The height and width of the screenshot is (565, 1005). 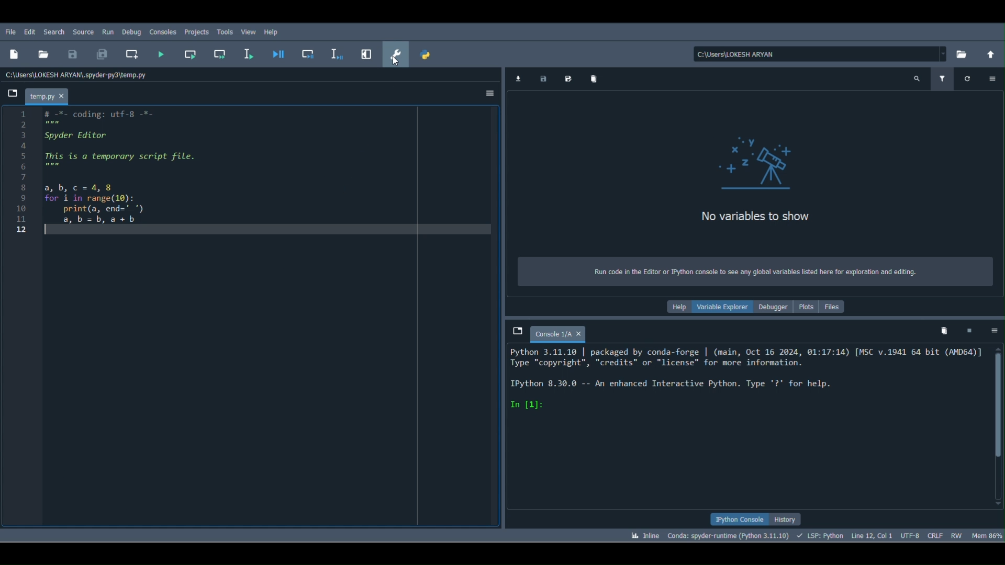 What do you see at coordinates (282, 54) in the screenshot?
I see `Debug file ( Ctrl + F5)` at bounding box center [282, 54].